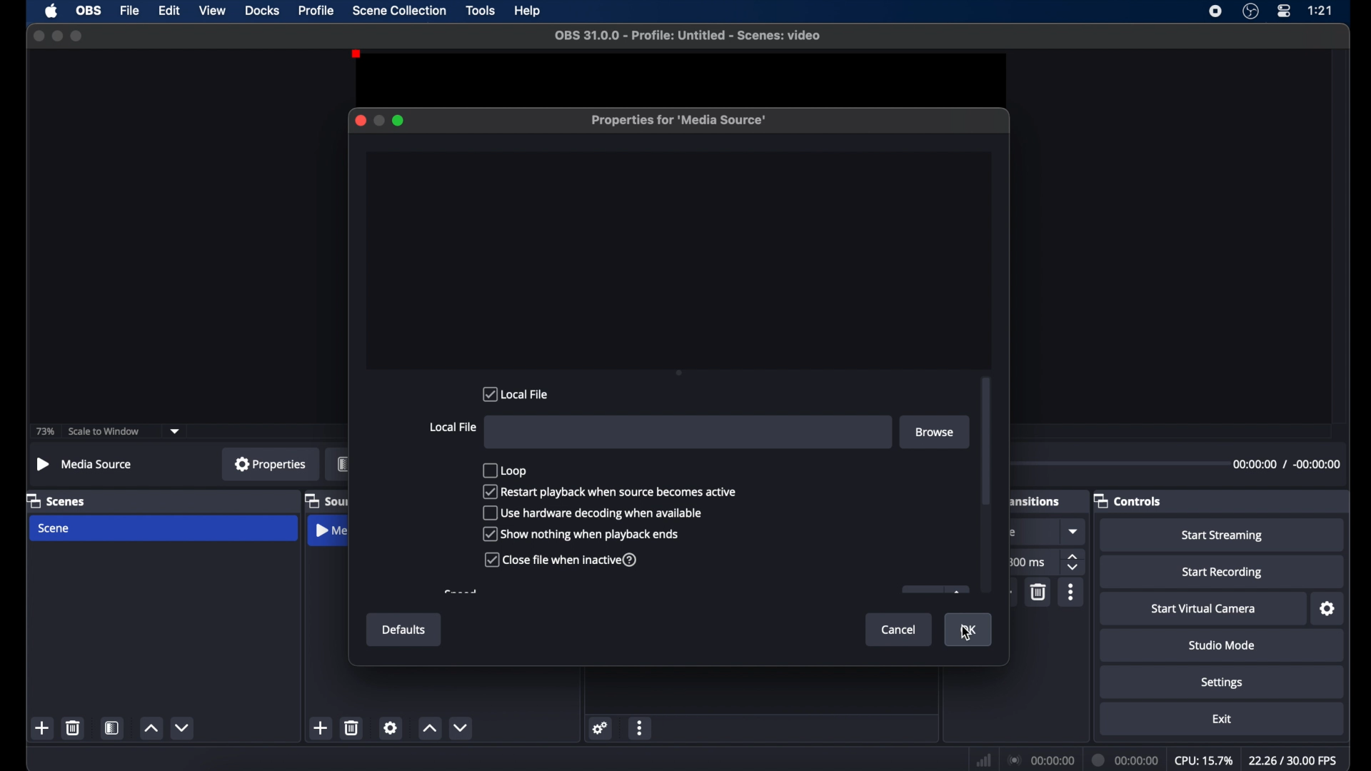  Describe the element at coordinates (641, 729) in the screenshot. I see `more options` at that location.